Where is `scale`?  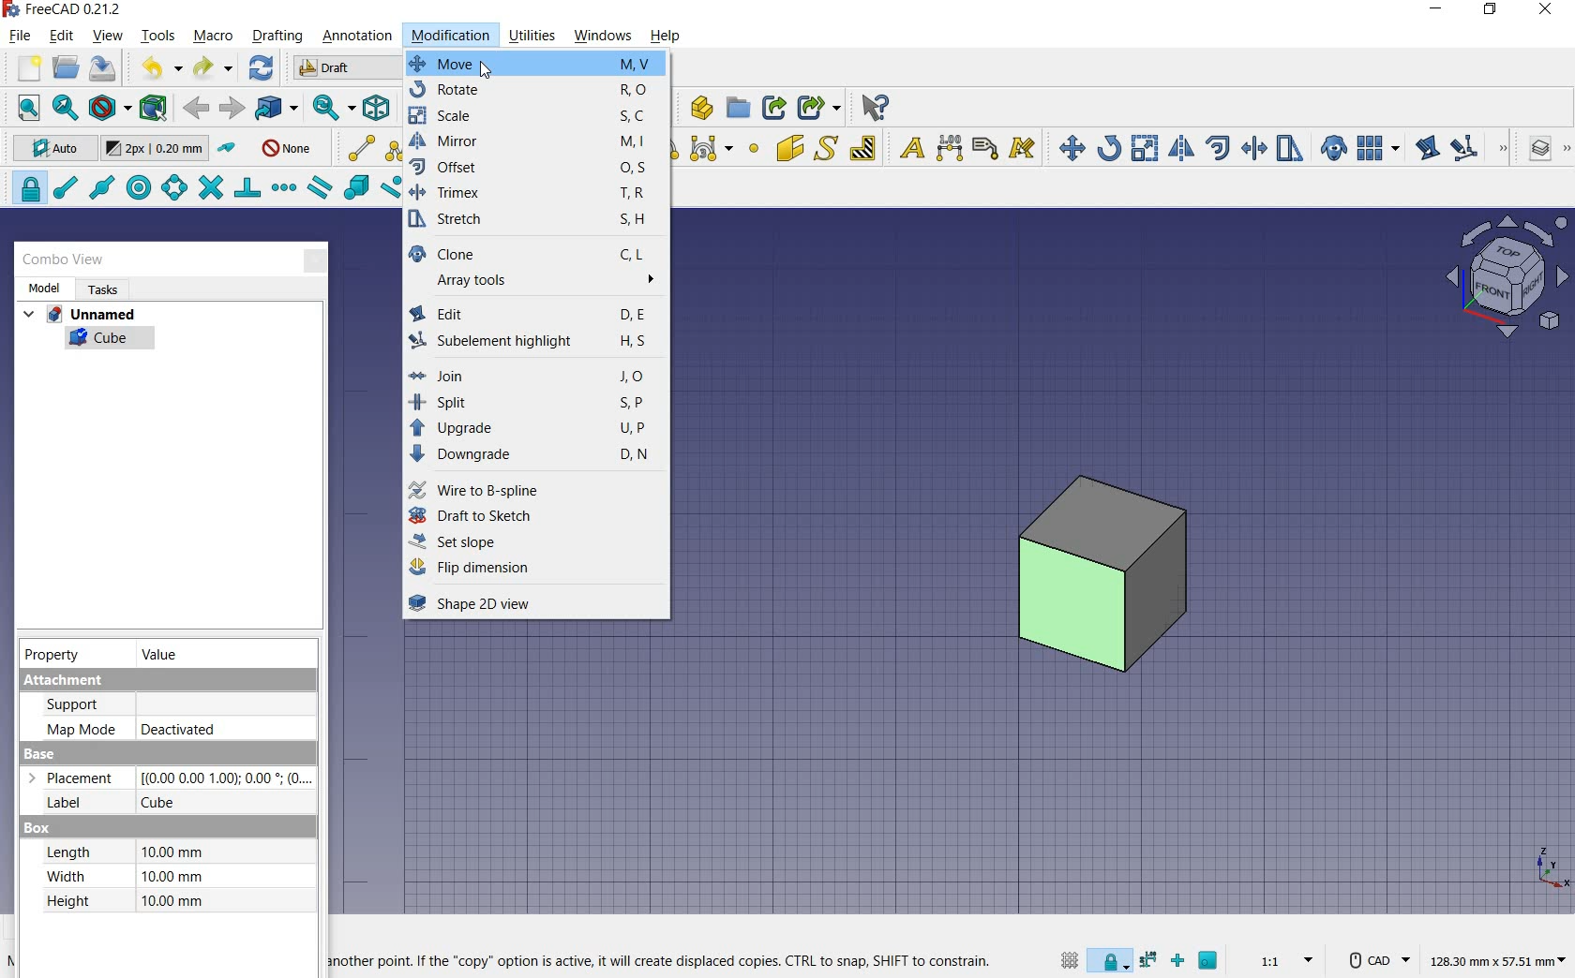 scale is located at coordinates (1146, 147).